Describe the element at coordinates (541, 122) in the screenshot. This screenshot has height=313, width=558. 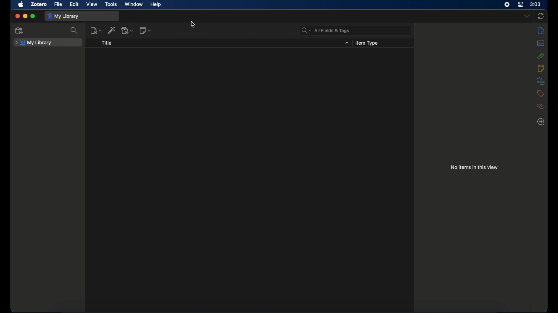
I see `locate` at that location.